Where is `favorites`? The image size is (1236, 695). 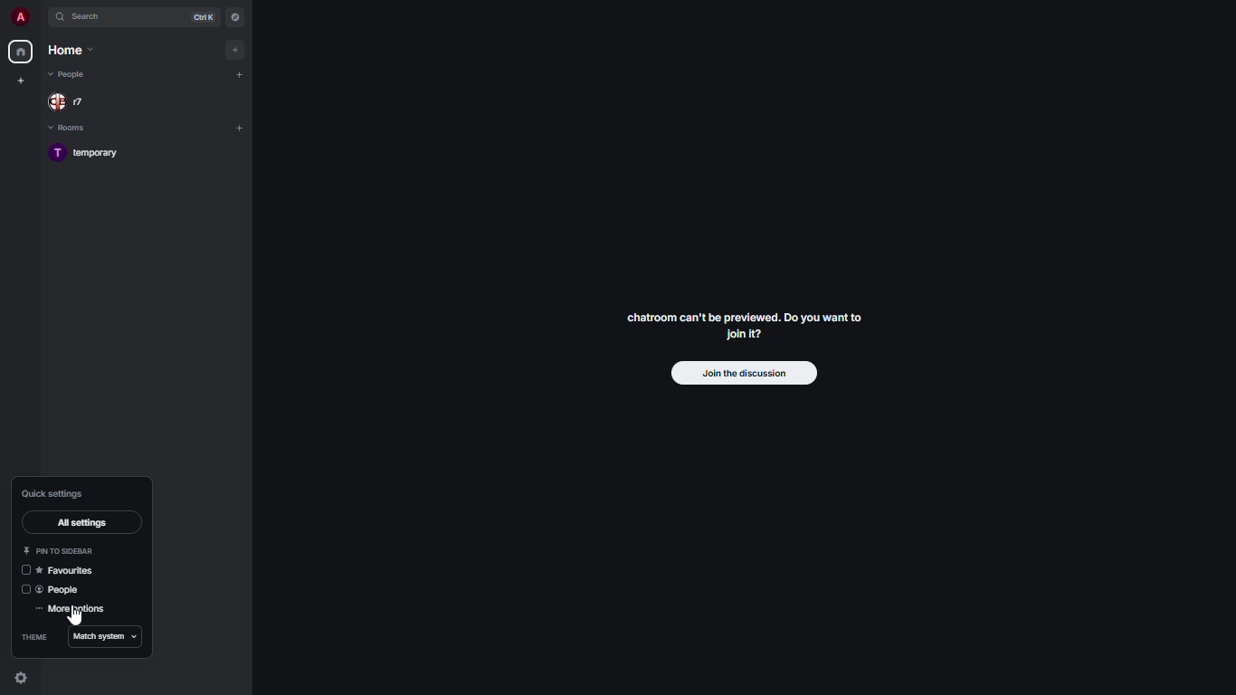
favorites is located at coordinates (68, 569).